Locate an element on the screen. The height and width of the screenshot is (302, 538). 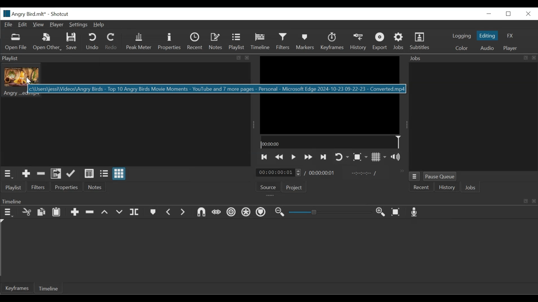
Close is located at coordinates (490, 14).